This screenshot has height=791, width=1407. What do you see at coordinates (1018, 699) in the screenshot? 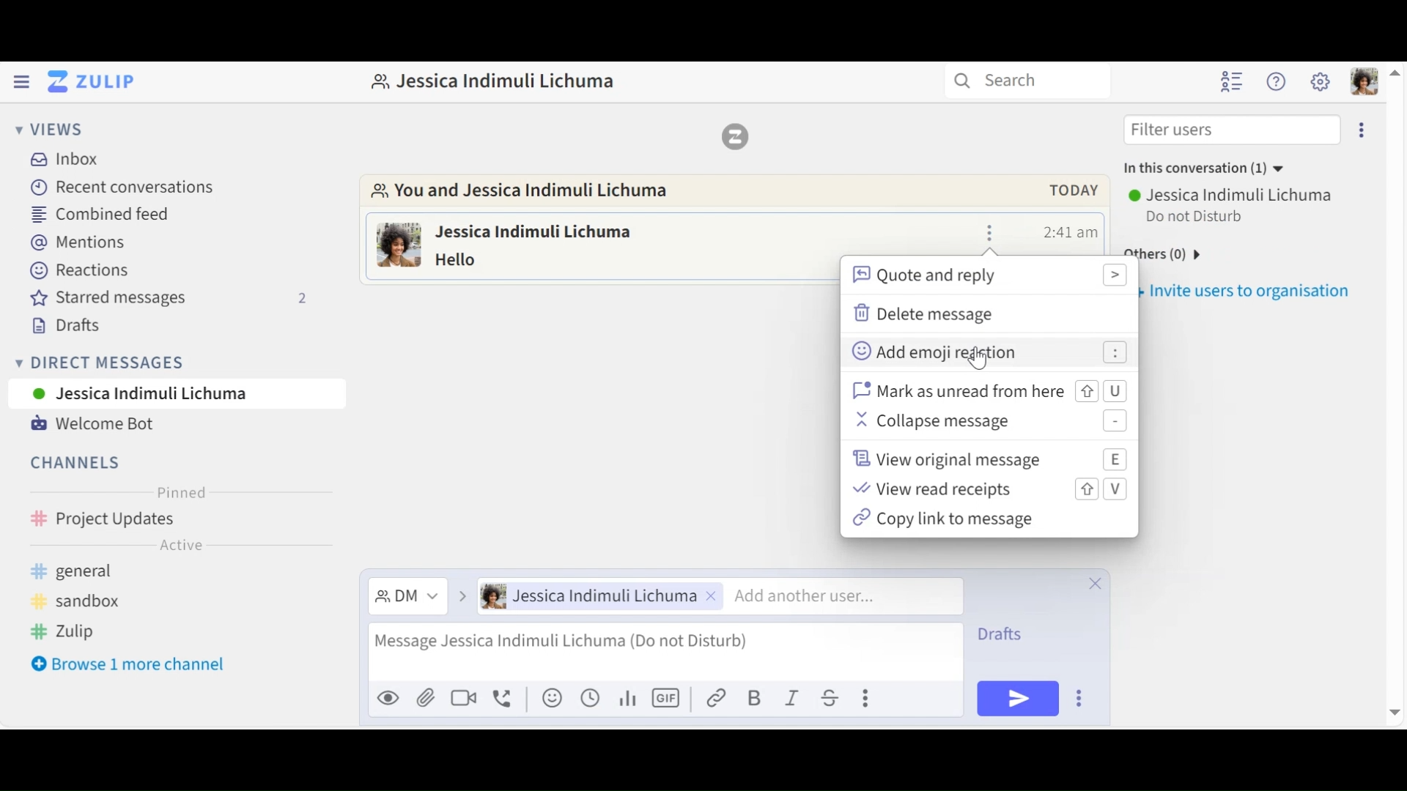
I see `Send` at bounding box center [1018, 699].